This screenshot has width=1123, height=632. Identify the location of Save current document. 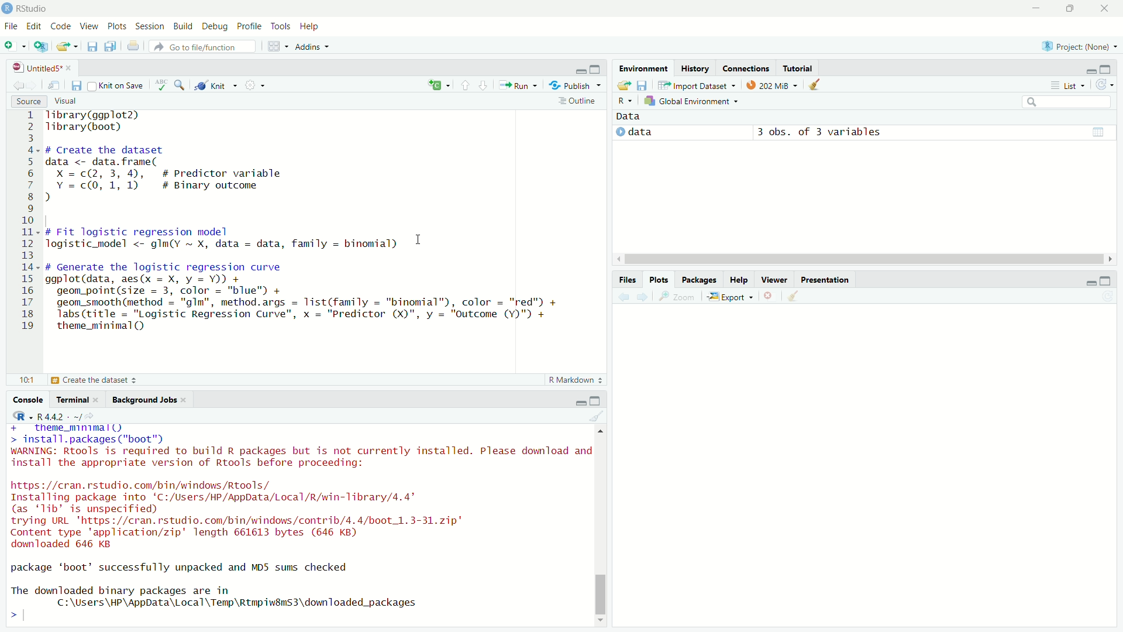
(92, 46).